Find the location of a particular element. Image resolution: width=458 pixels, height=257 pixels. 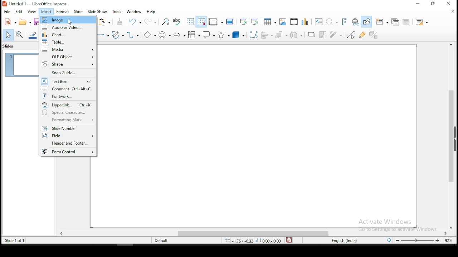

select tool is located at coordinates (8, 35).